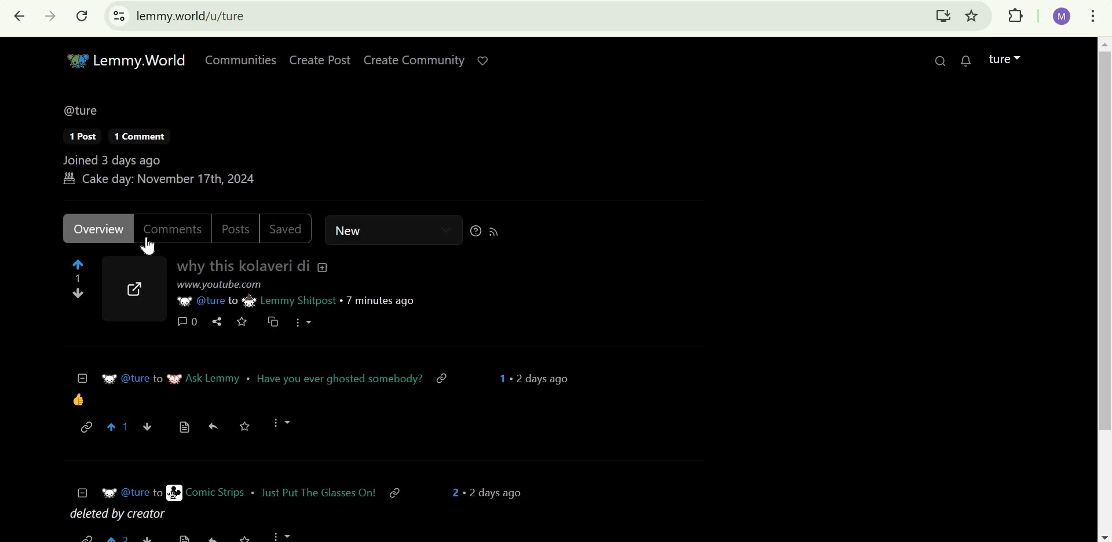 This screenshot has height=542, width=1112. I want to click on comments, so click(173, 227).